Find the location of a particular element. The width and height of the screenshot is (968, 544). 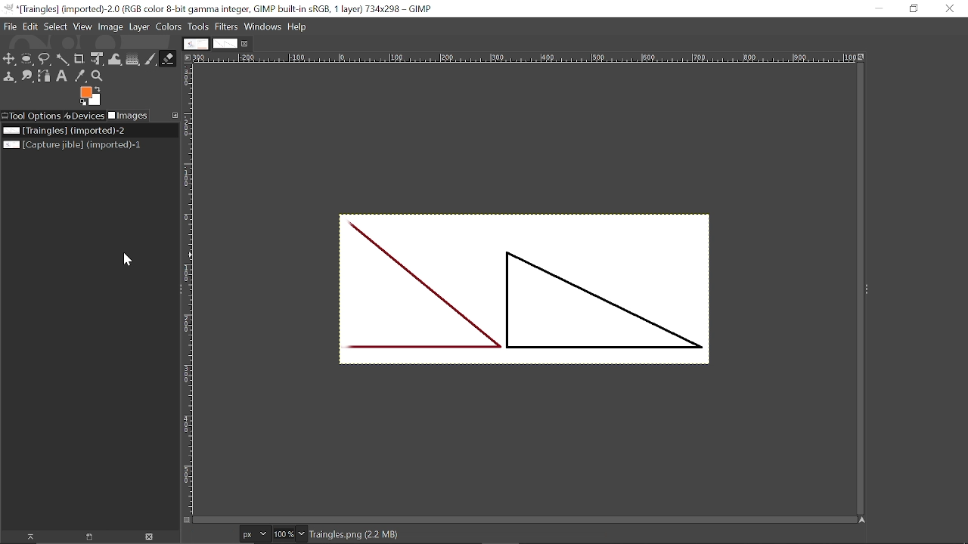

Toggle quick mask on/off is located at coordinates (187, 520).